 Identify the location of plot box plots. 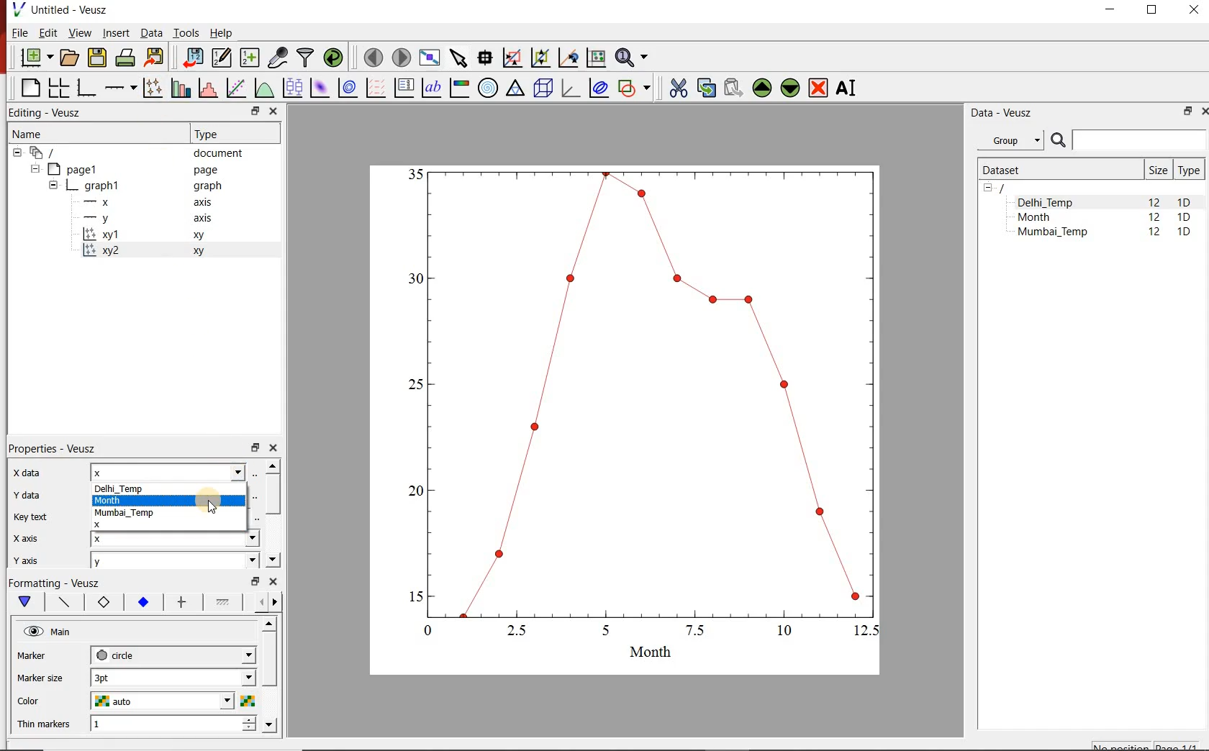
(292, 88).